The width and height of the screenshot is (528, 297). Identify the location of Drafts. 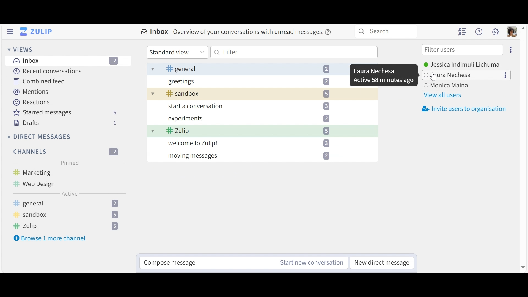
(65, 123).